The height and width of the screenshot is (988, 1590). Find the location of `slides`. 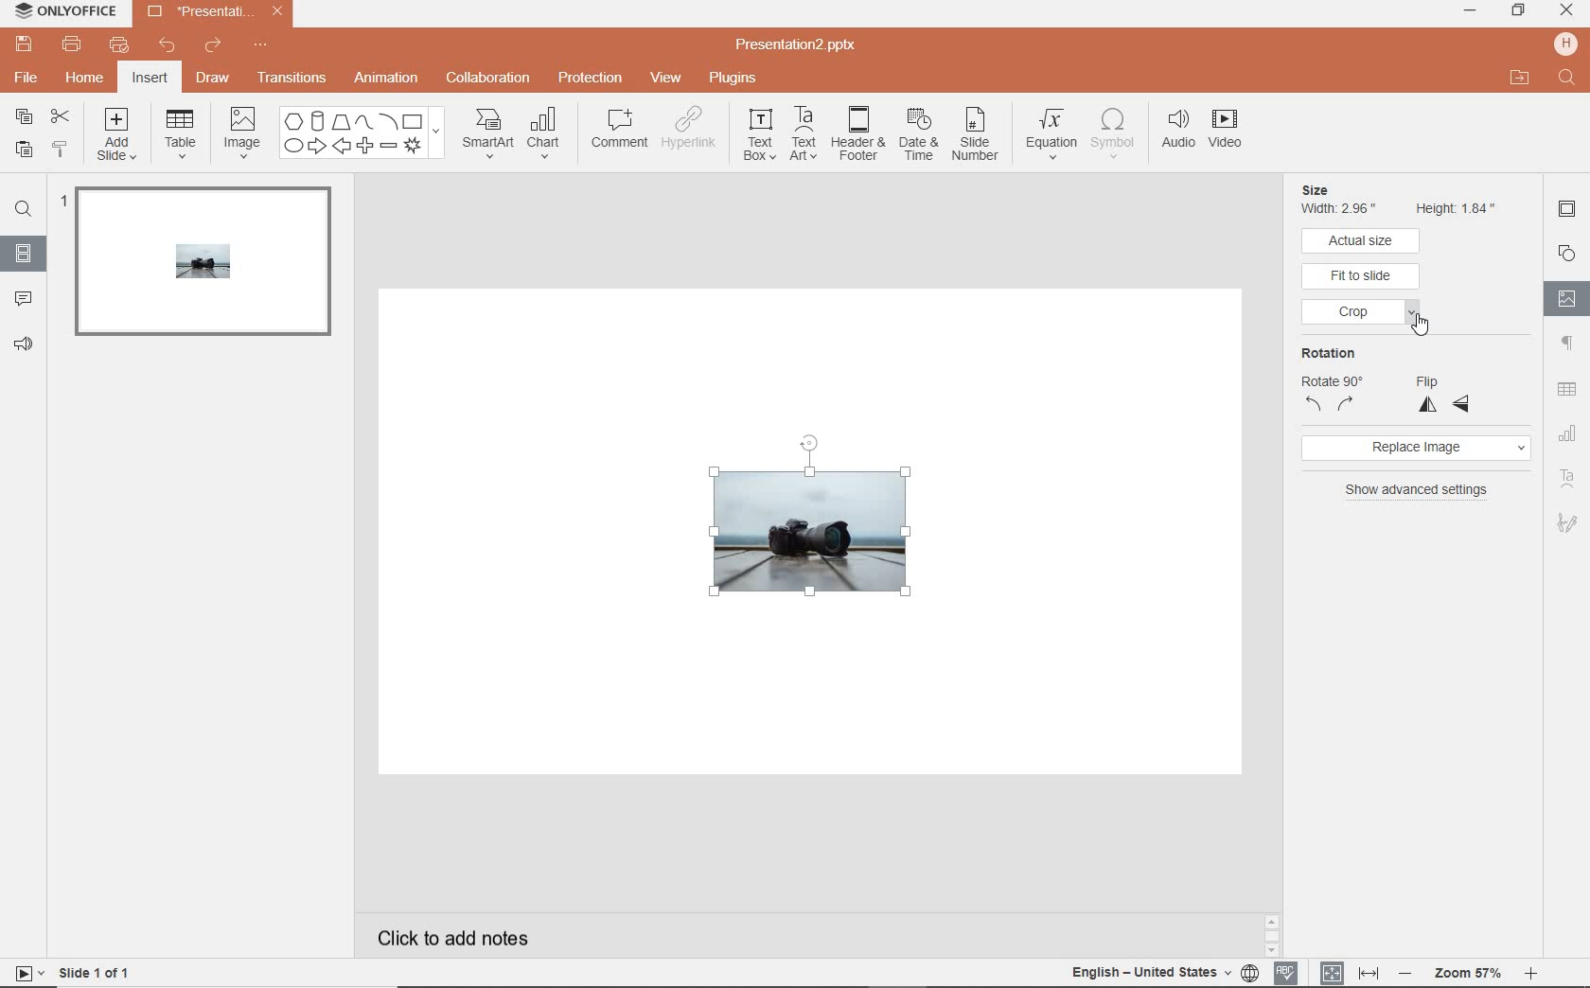

slides is located at coordinates (23, 254).